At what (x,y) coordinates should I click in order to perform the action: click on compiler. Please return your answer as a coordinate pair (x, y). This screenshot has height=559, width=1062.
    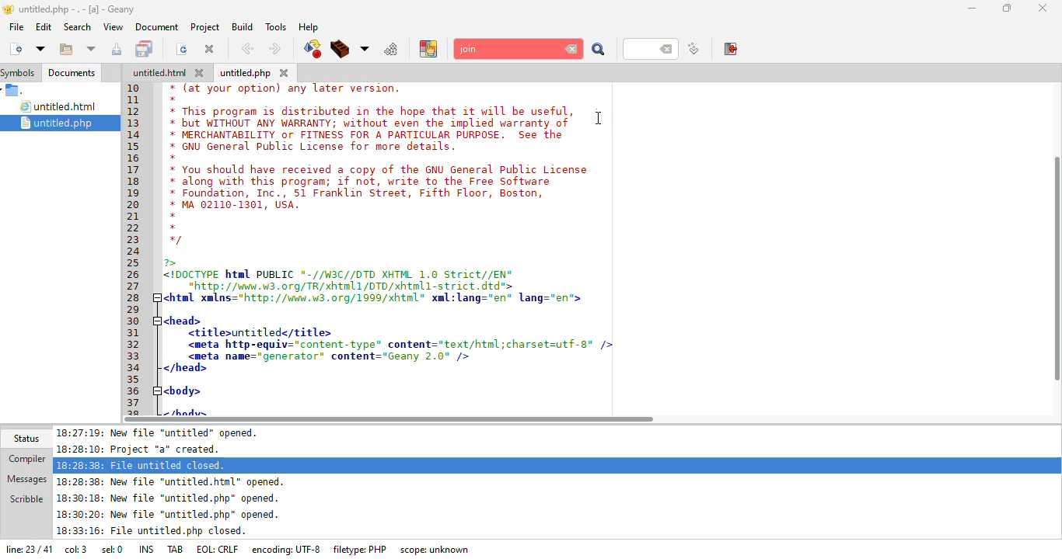
    Looking at the image, I should click on (23, 460).